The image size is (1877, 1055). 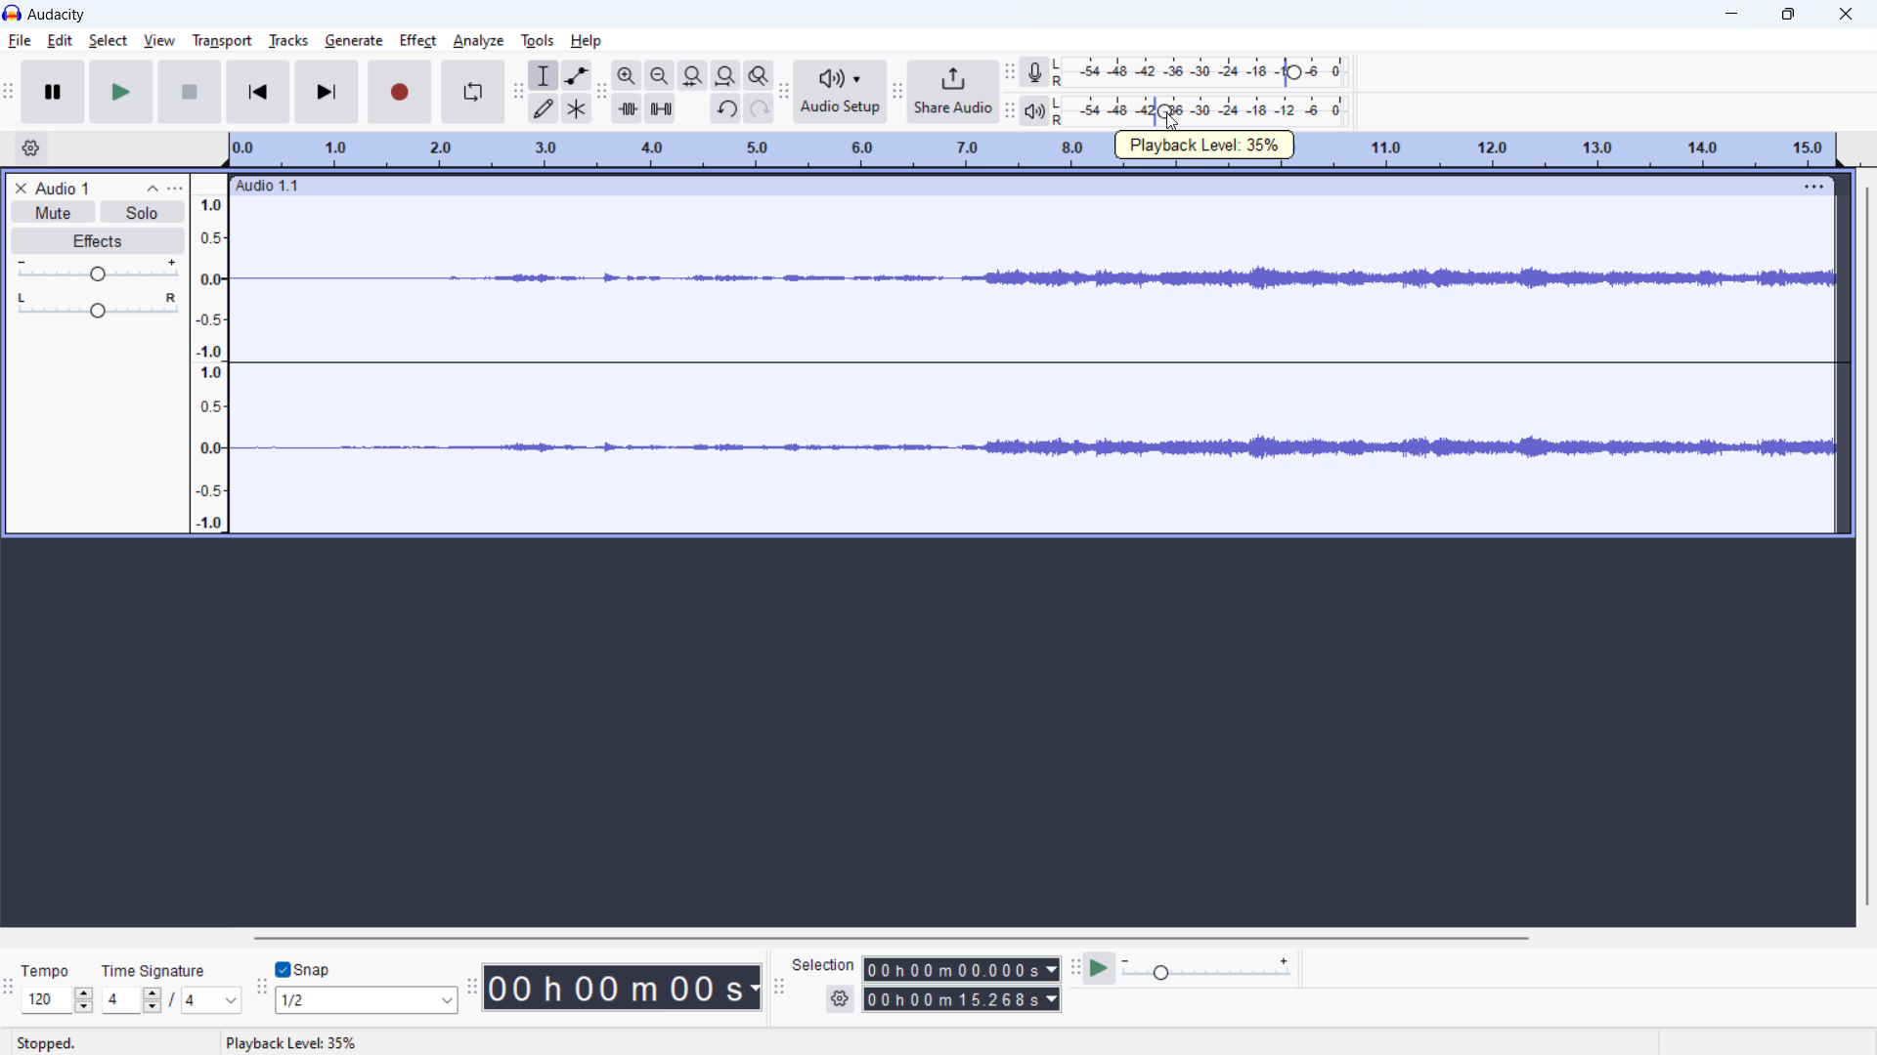 What do you see at coordinates (627, 108) in the screenshot?
I see `trim audio outside selection` at bounding box center [627, 108].